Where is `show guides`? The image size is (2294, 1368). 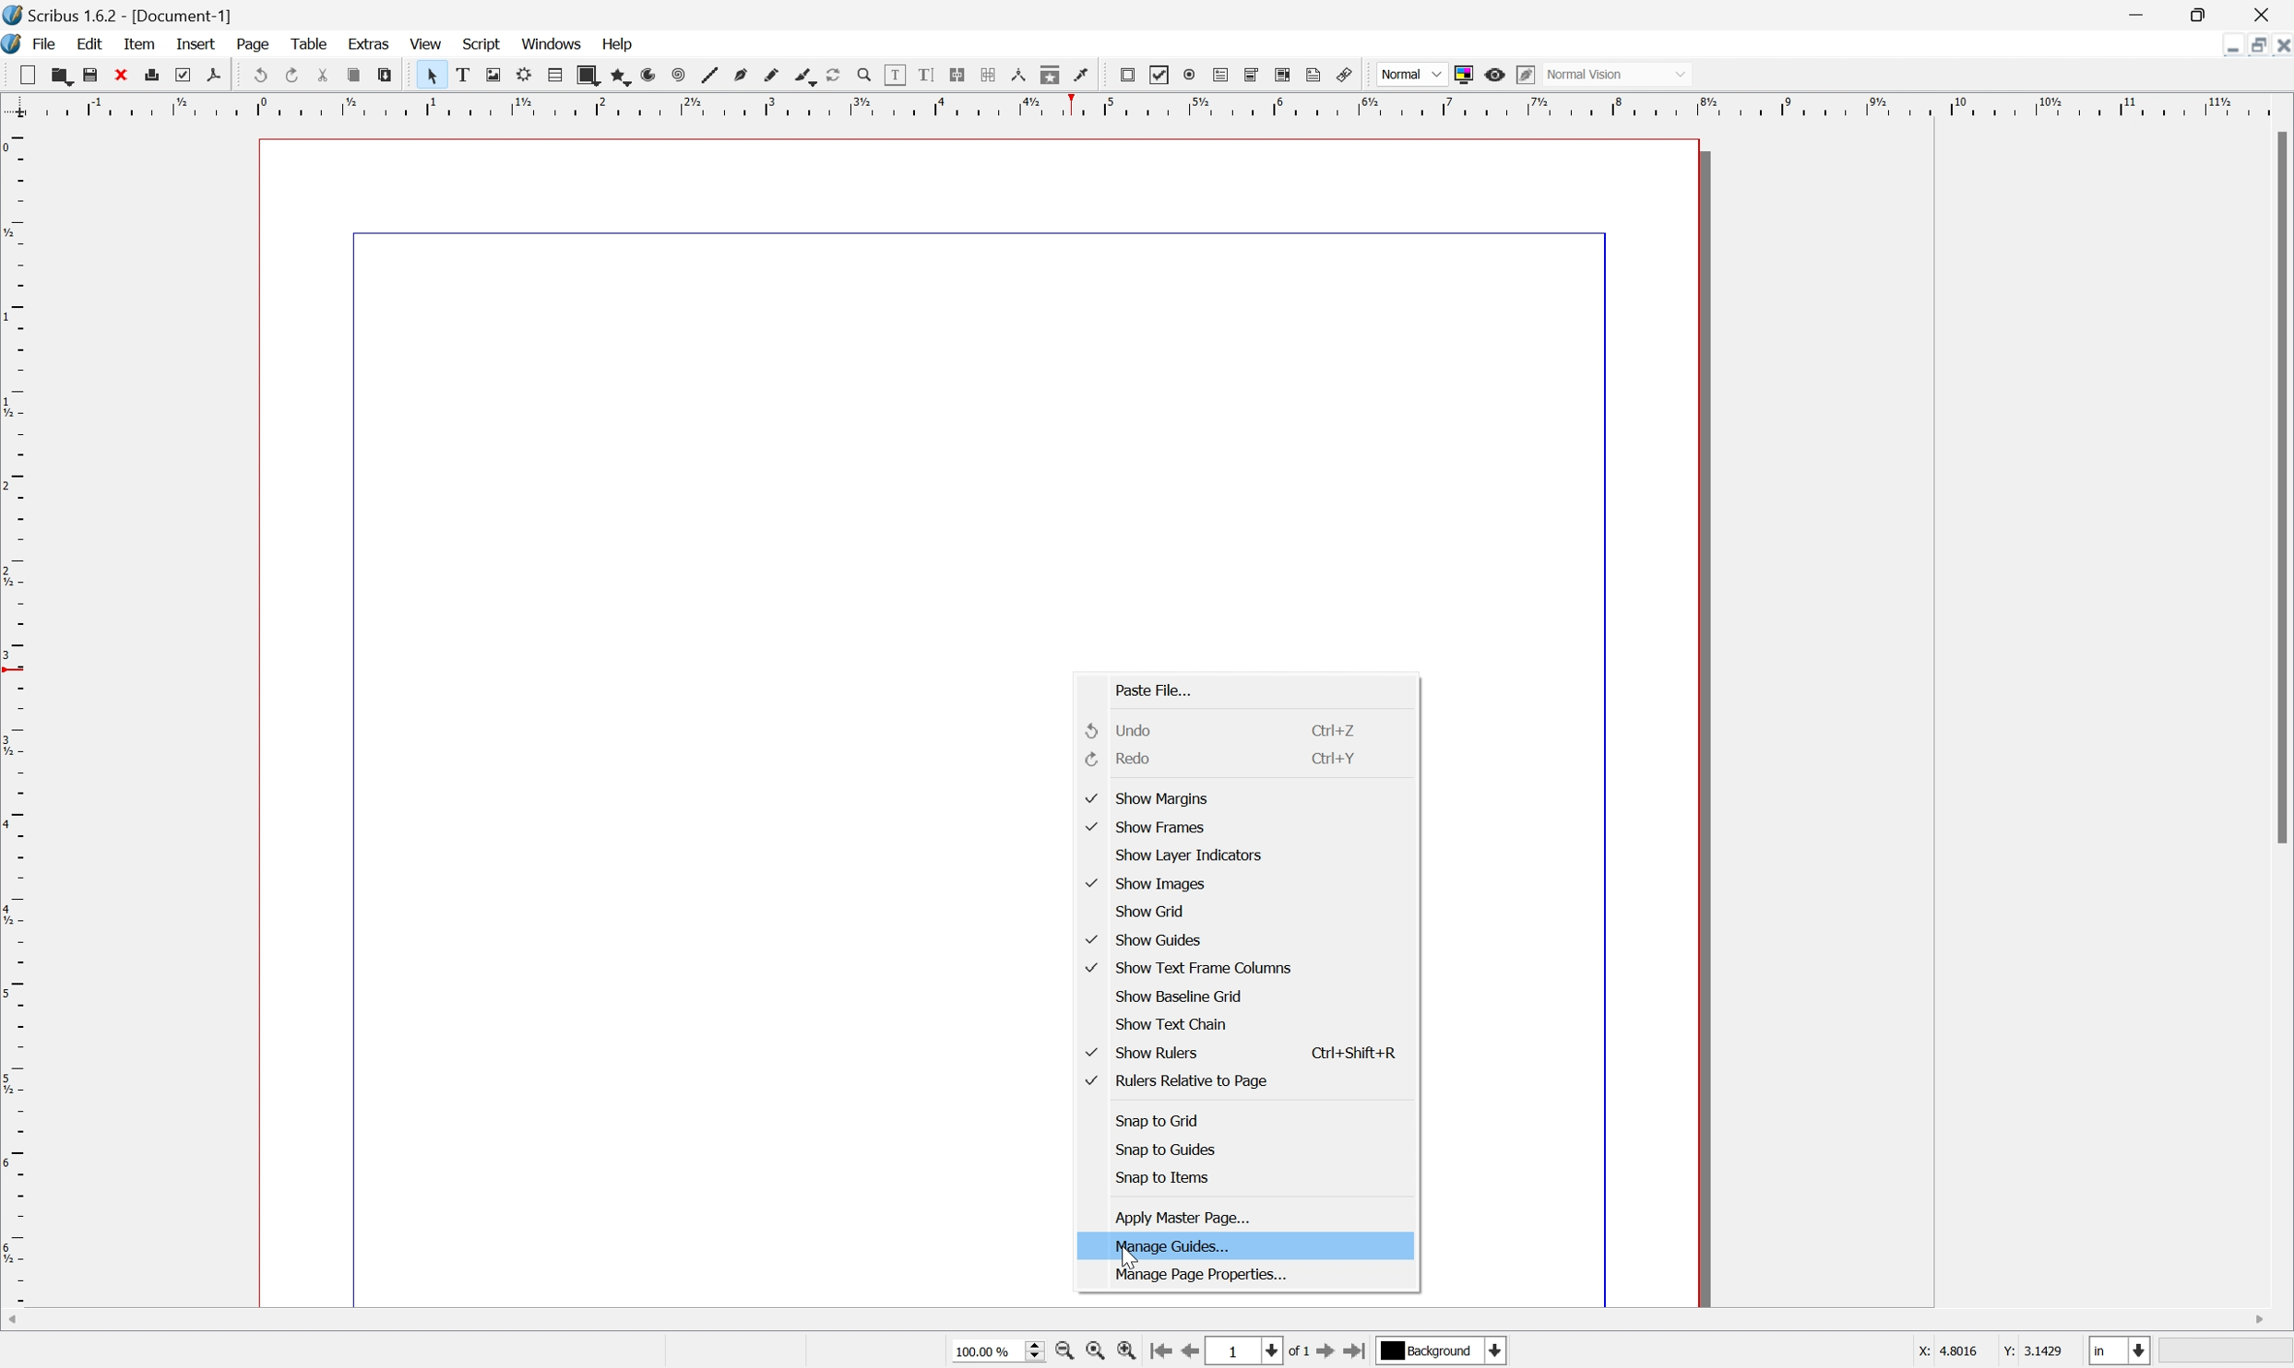 show guides is located at coordinates (1147, 940).